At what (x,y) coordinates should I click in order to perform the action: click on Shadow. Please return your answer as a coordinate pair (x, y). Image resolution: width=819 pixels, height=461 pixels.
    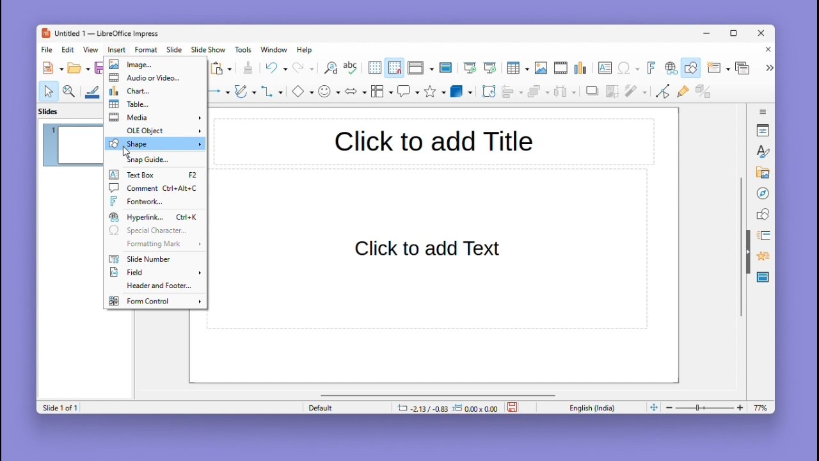
    Looking at the image, I should click on (592, 93).